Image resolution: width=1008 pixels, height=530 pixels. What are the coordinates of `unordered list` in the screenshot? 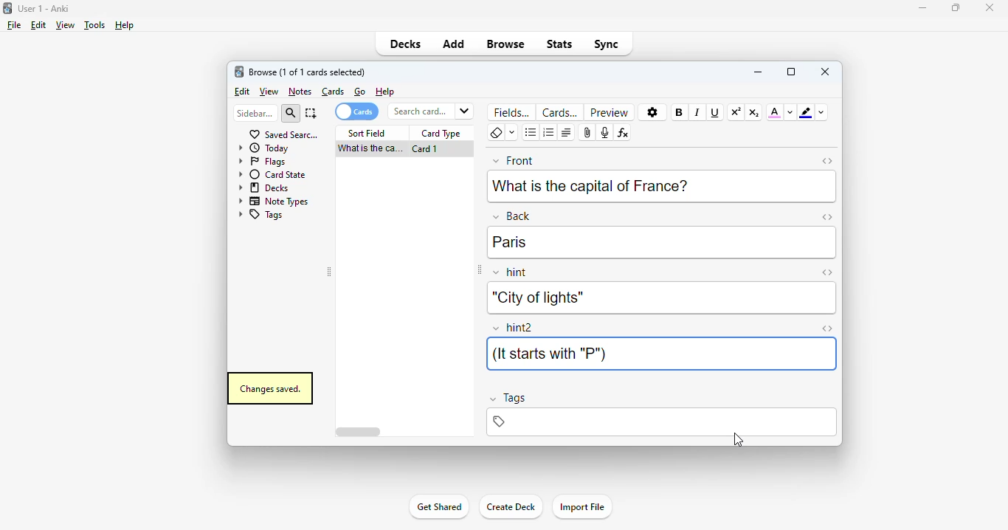 It's located at (531, 133).